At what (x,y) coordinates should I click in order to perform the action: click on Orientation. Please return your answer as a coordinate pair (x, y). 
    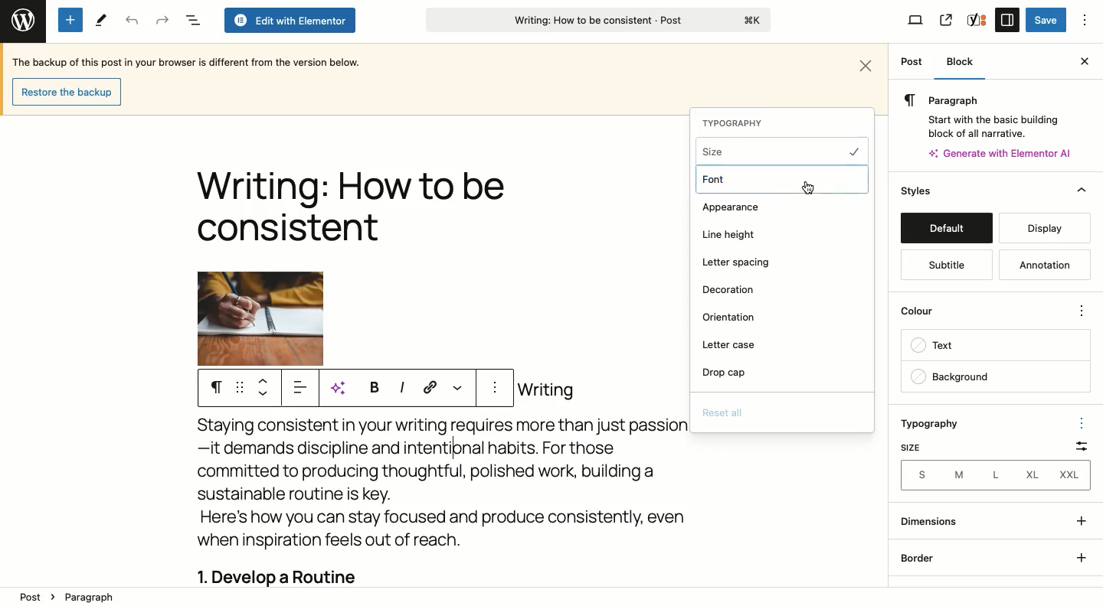
    Looking at the image, I should click on (732, 317).